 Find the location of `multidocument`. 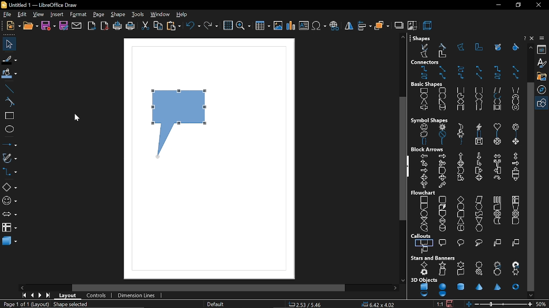

multidocument is located at coordinates (442, 206).